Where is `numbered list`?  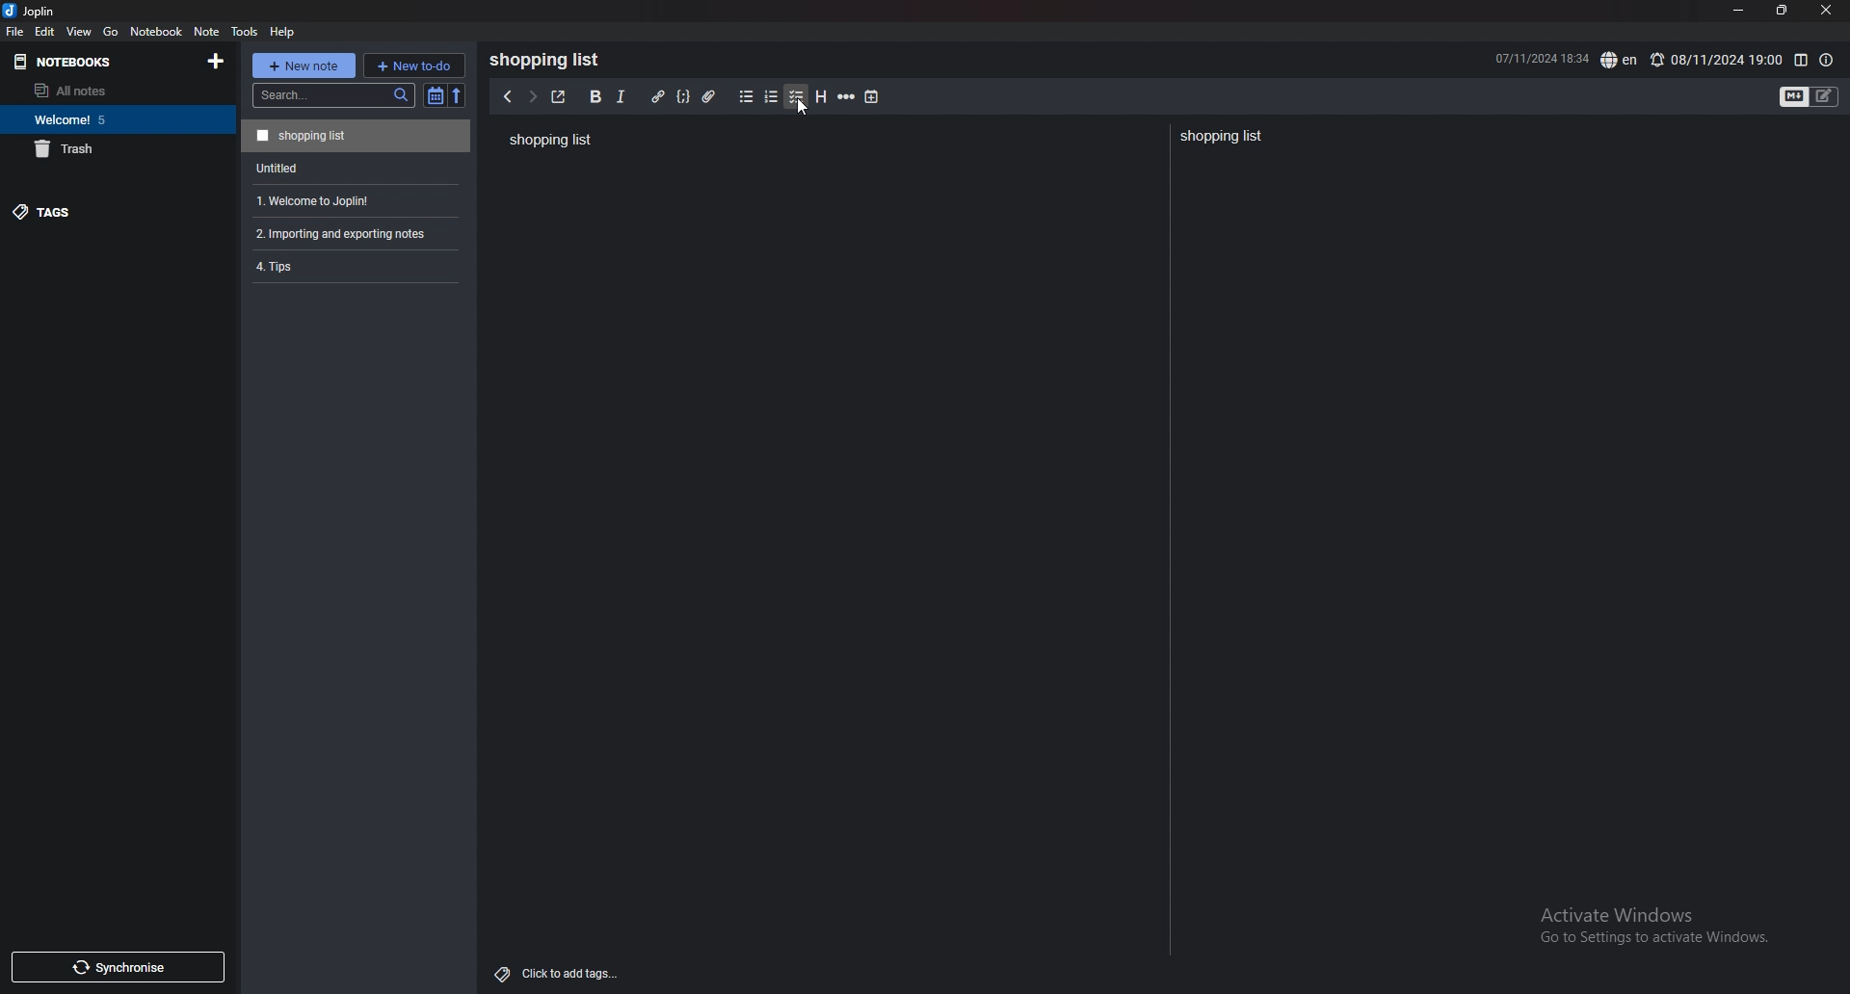
numbered list is located at coordinates (772, 97).